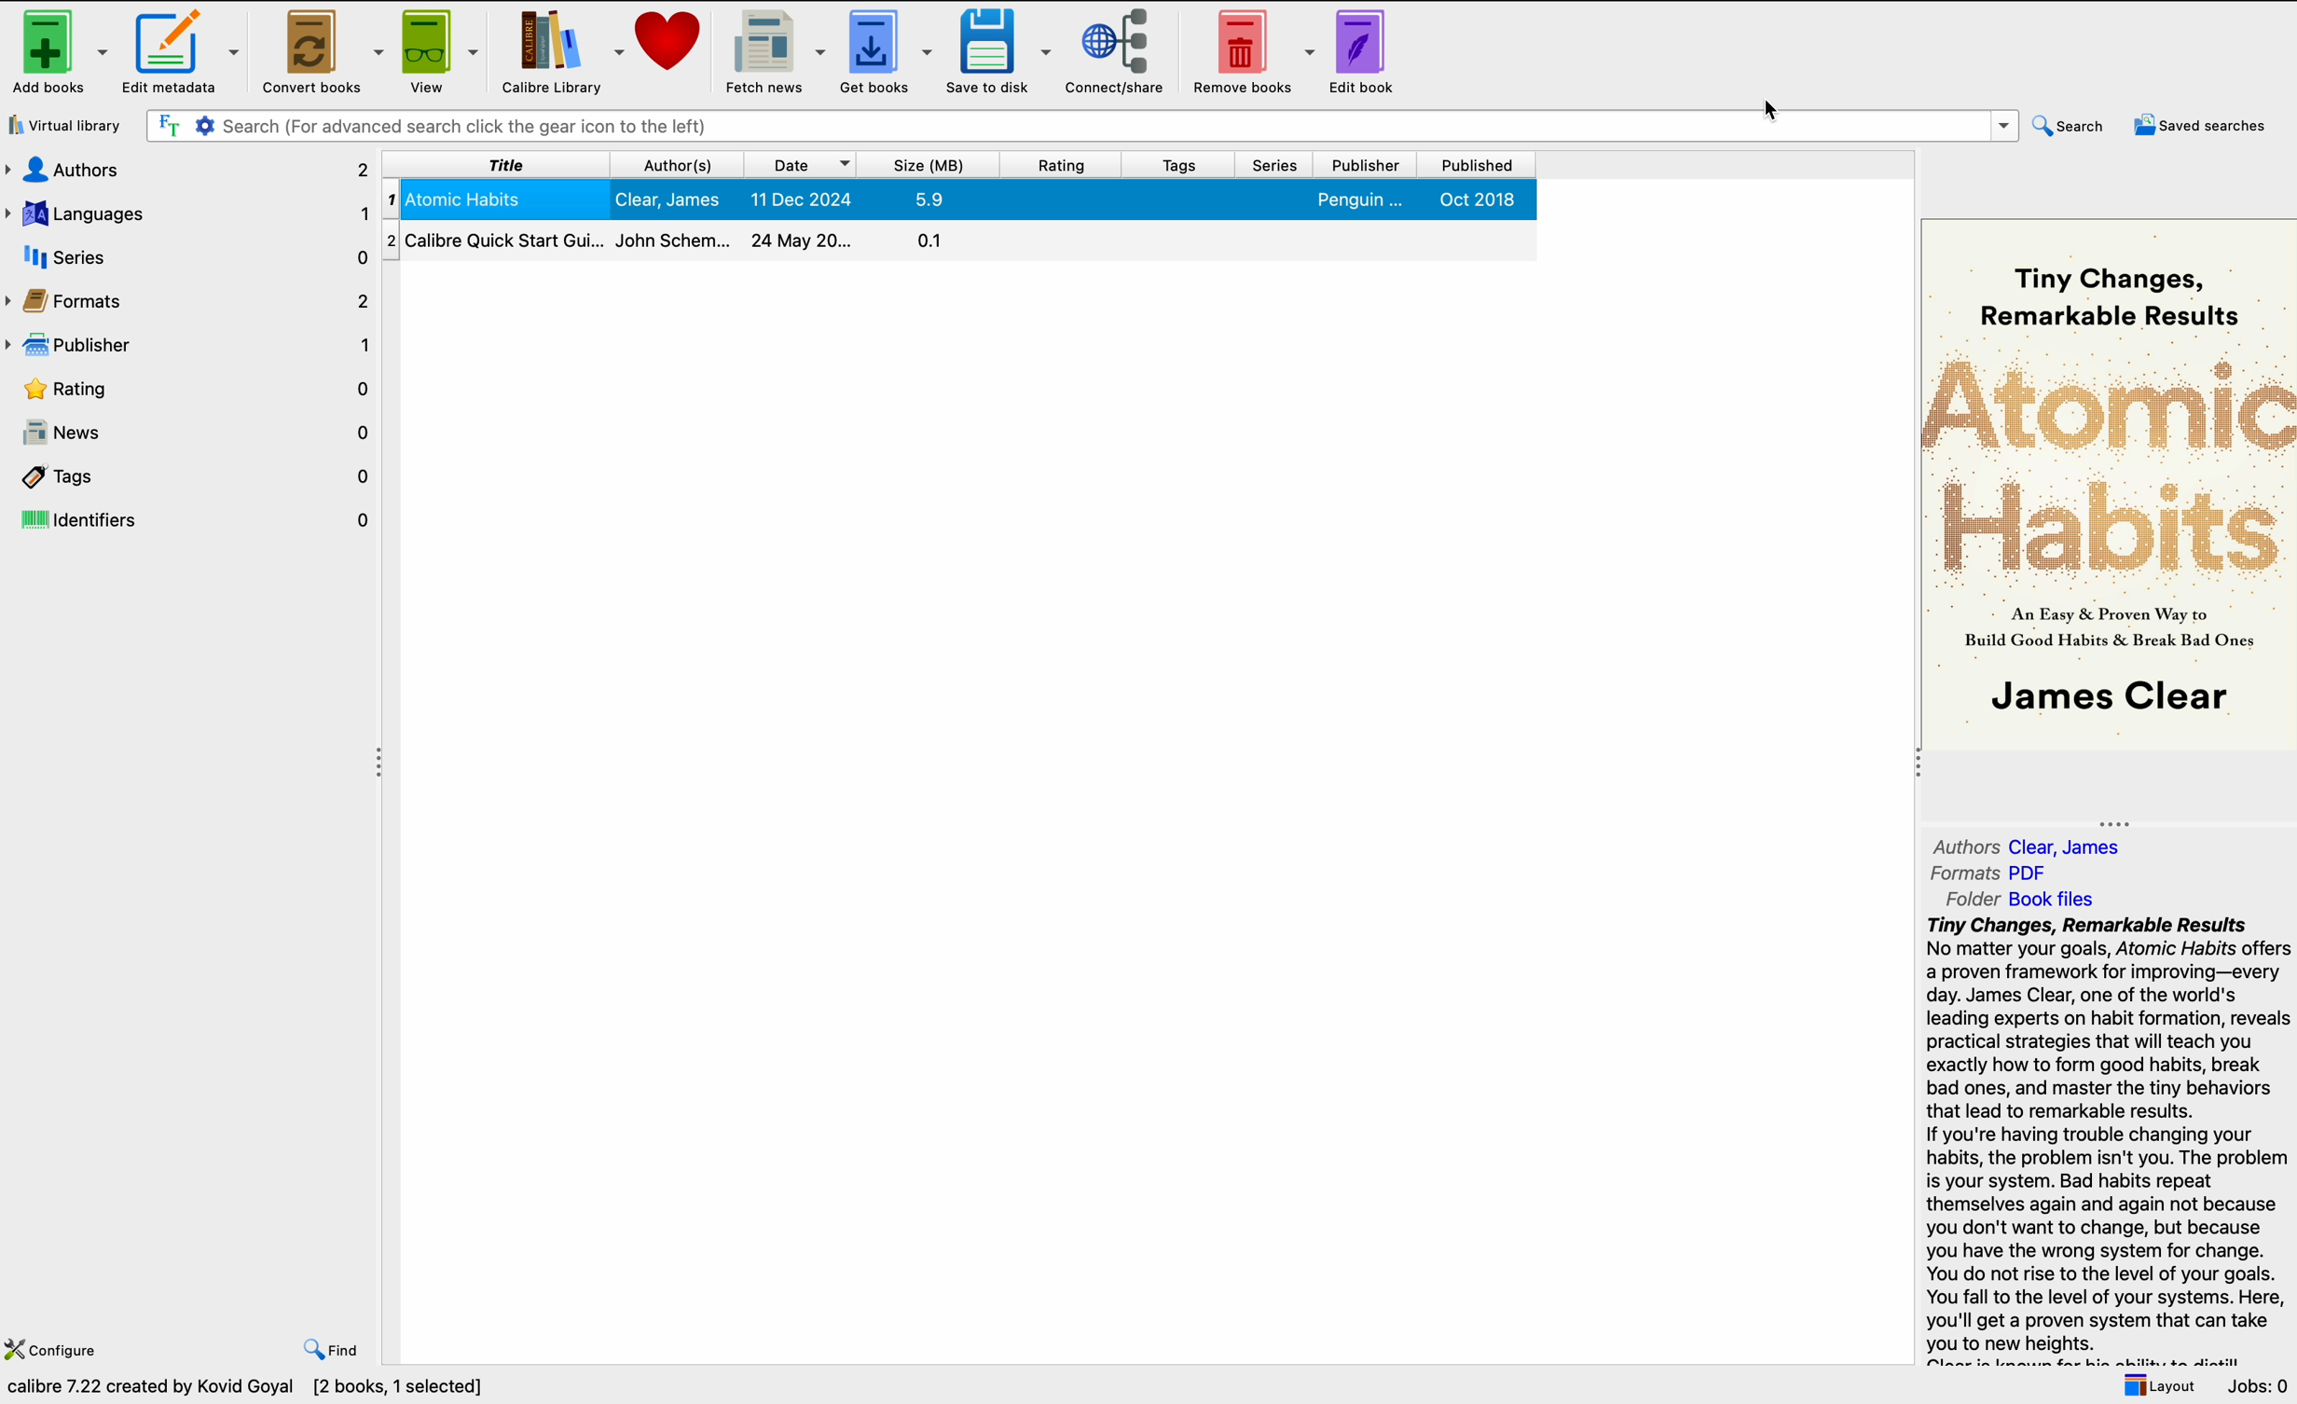  I want to click on save to disk, so click(997, 52).